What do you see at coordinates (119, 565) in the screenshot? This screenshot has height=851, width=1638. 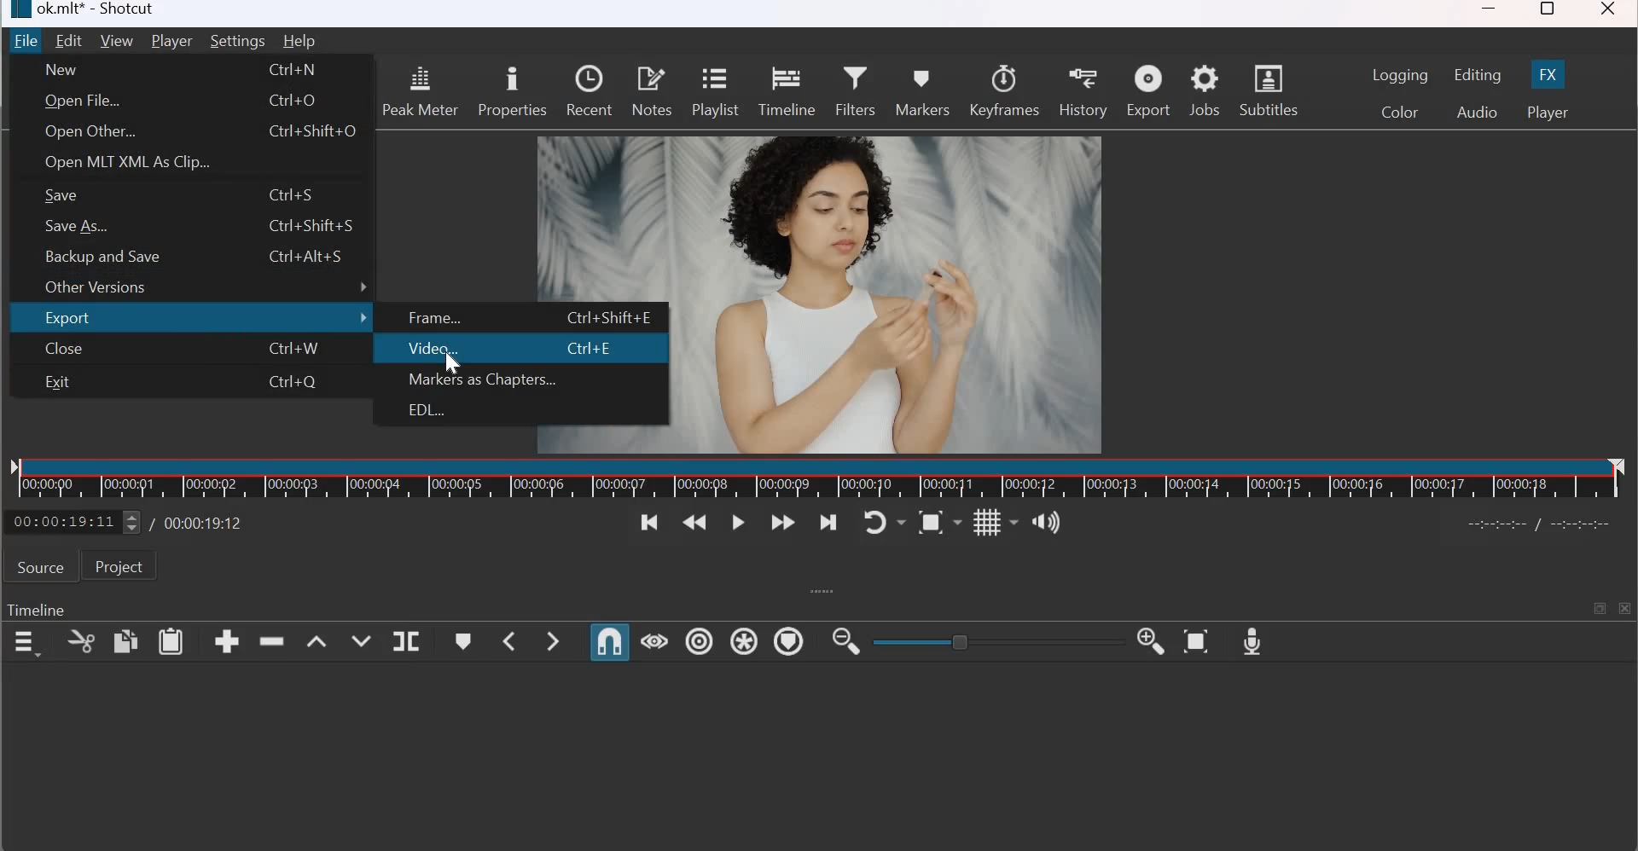 I see `Project` at bounding box center [119, 565].